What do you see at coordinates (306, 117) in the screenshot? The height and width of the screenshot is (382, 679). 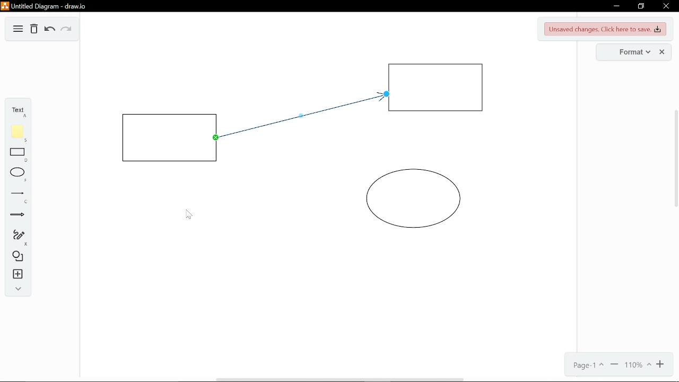 I see `Connector line shifted from circle to rectangle` at bounding box center [306, 117].